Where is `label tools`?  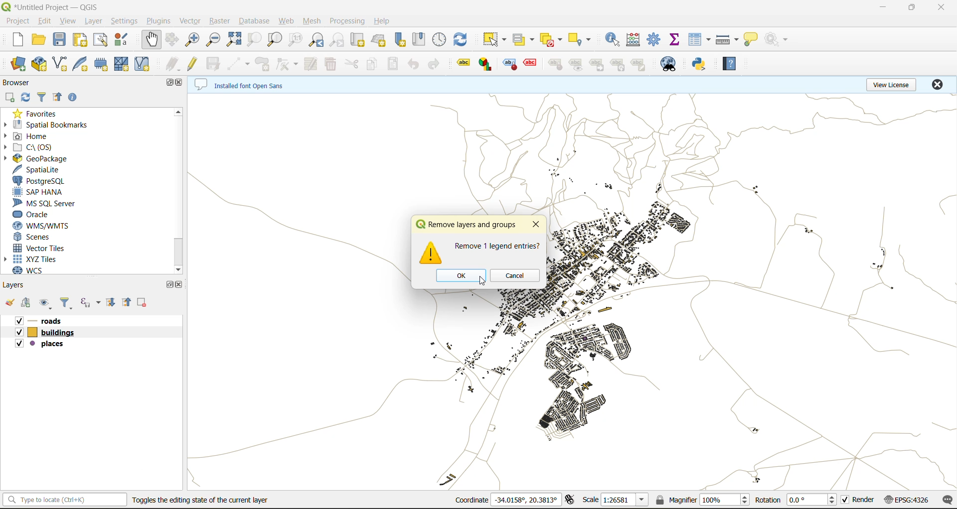
label tools is located at coordinates (555, 65).